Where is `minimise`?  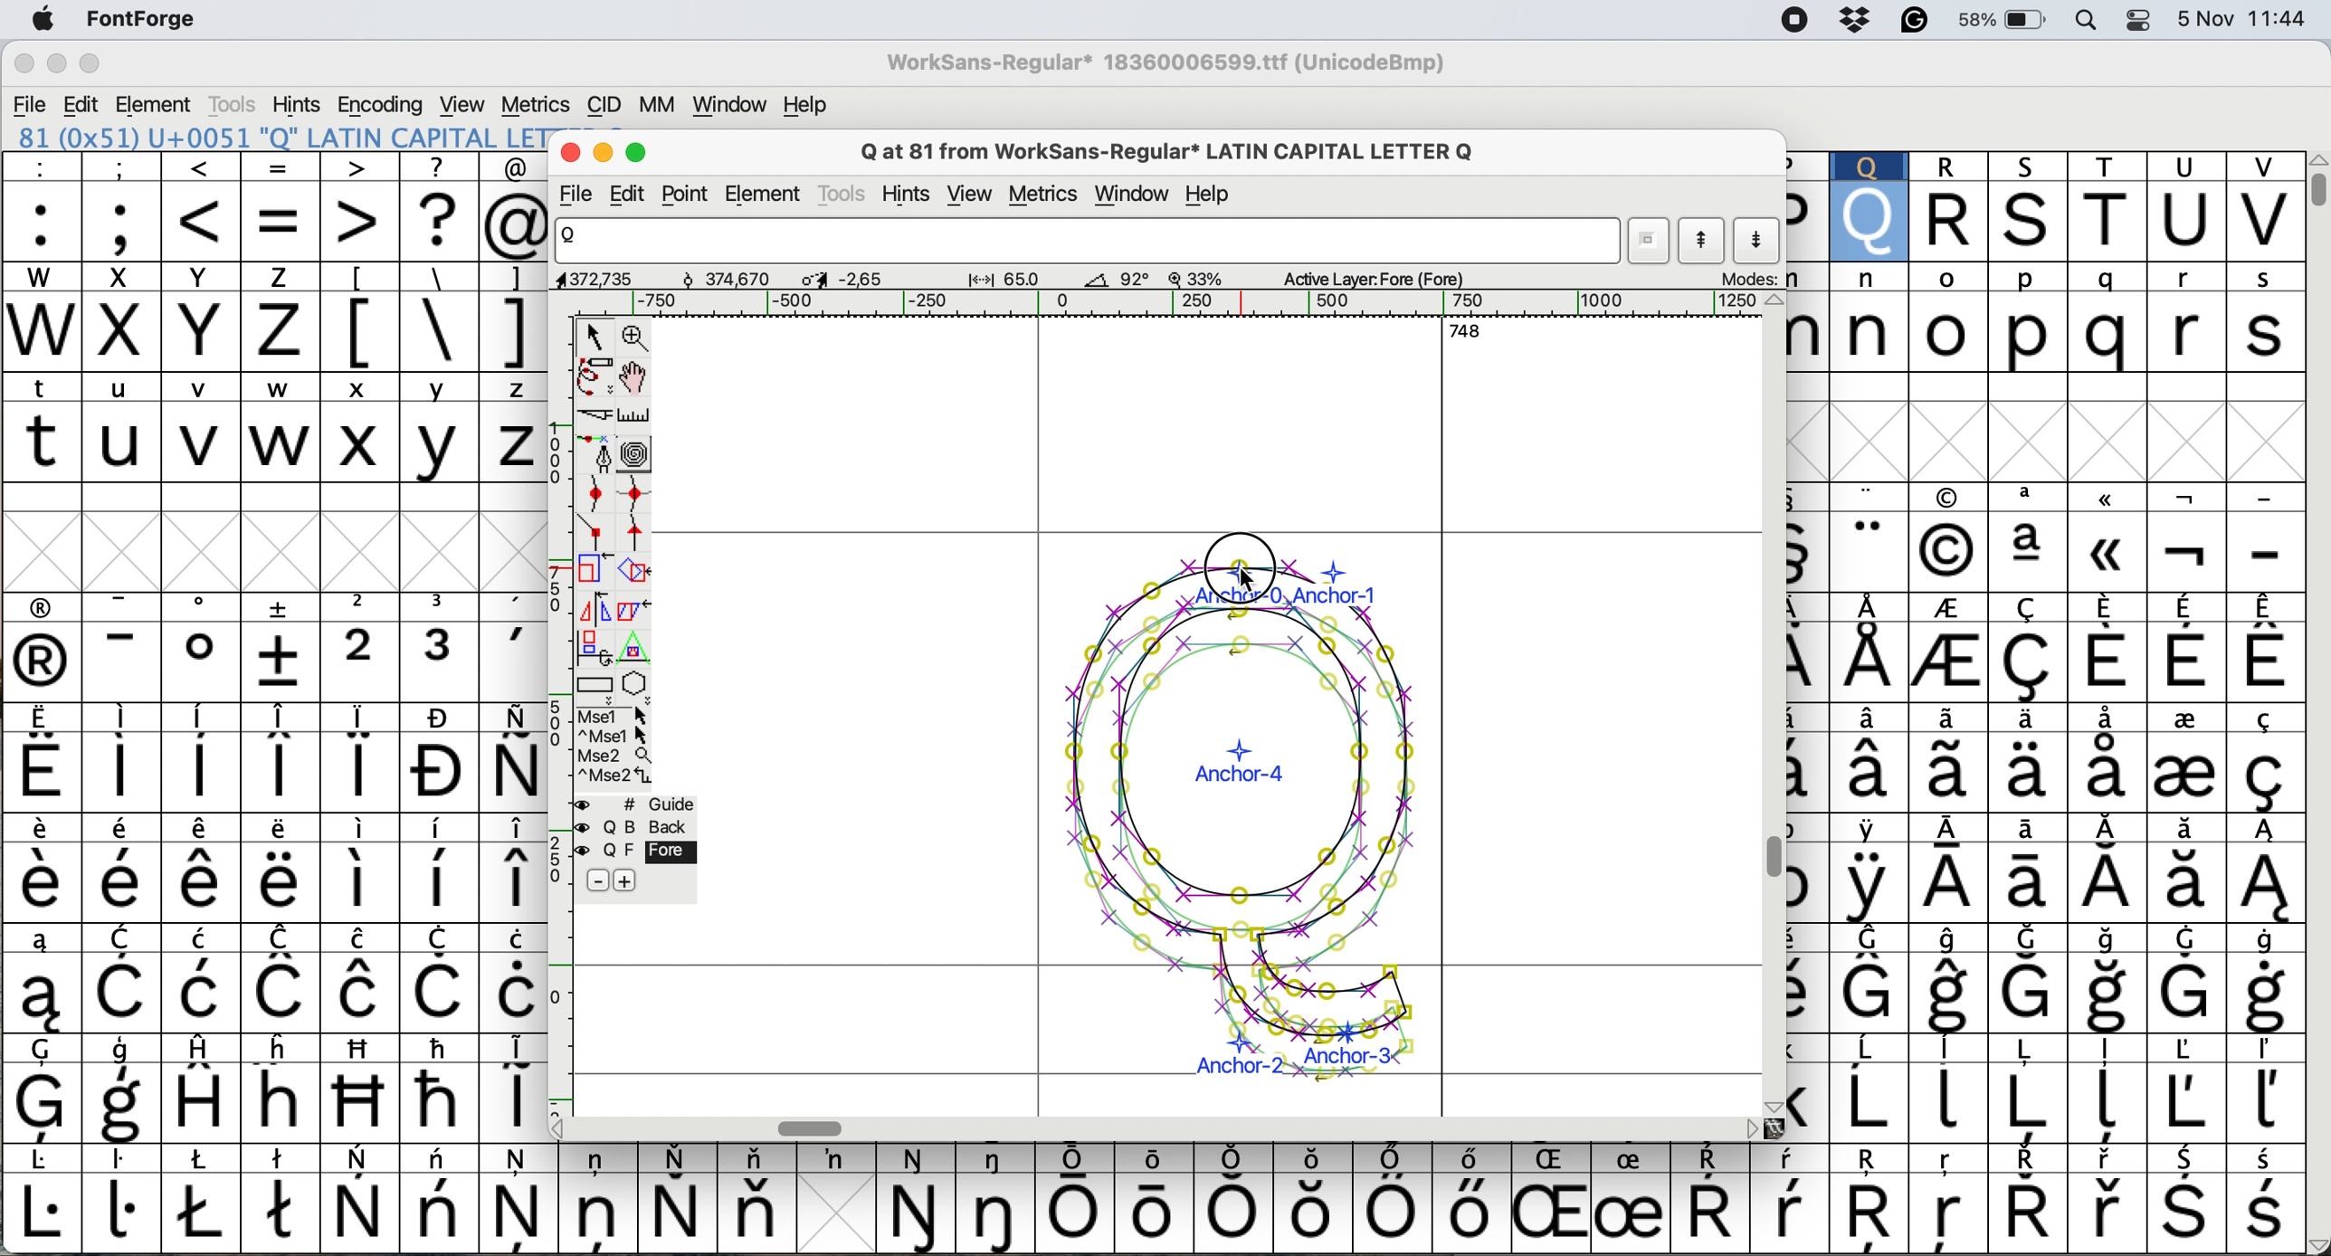
minimise is located at coordinates (604, 154).